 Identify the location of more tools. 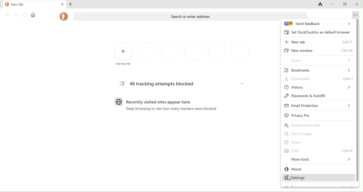
(317, 160).